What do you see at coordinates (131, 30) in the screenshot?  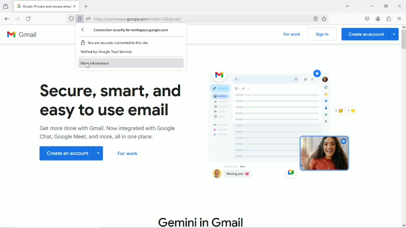 I see `Connection security for workspace.google.com` at bounding box center [131, 30].